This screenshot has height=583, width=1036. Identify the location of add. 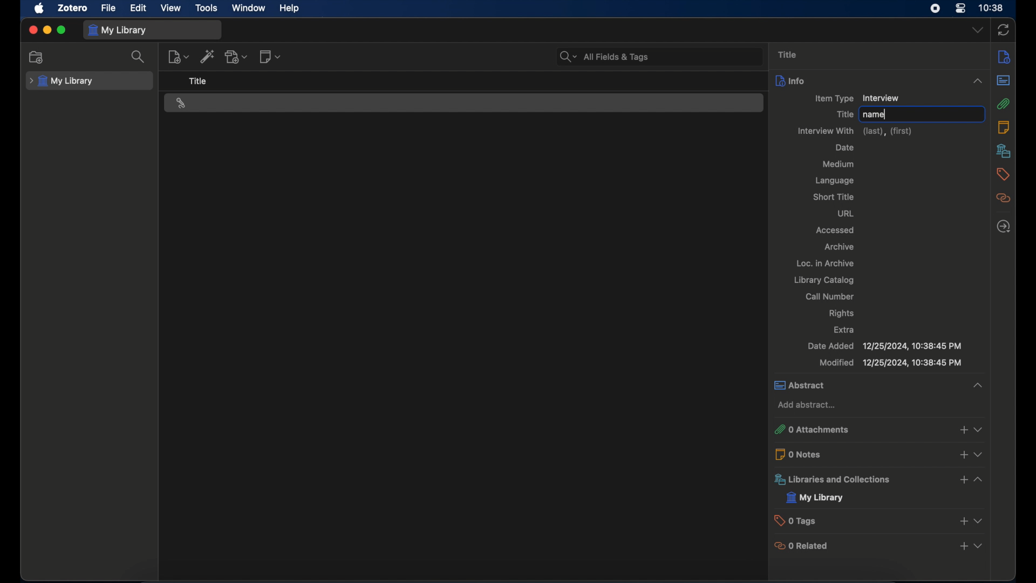
(961, 520).